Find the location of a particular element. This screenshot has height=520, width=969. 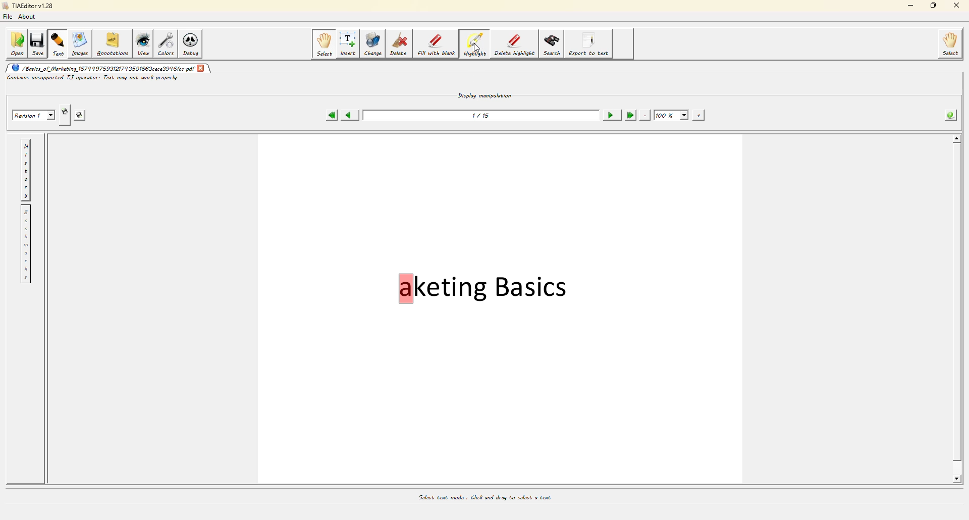

move up is located at coordinates (957, 138).